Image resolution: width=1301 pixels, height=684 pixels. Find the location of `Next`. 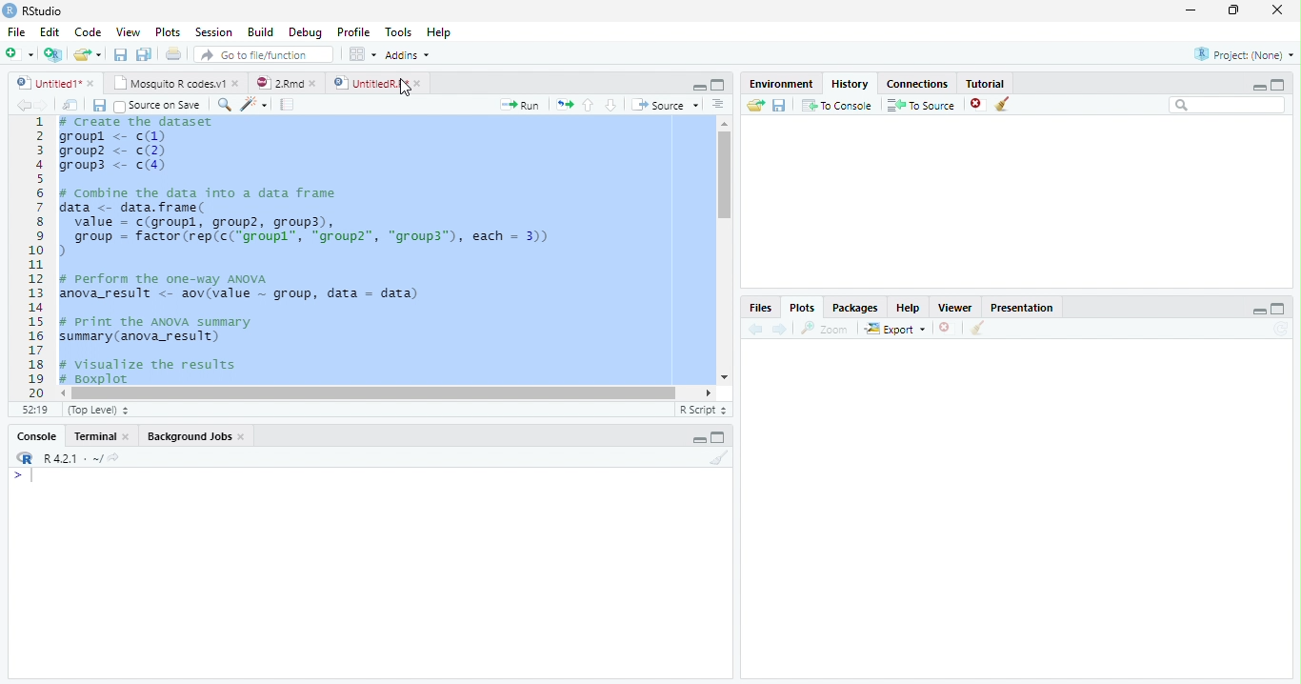

Next is located at coordinates (48, 106).